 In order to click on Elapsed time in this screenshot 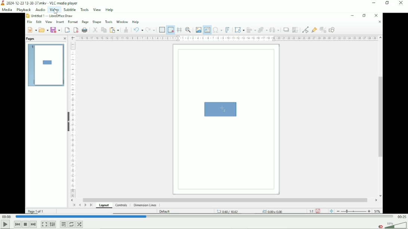, I will do `click(6, 217)`.